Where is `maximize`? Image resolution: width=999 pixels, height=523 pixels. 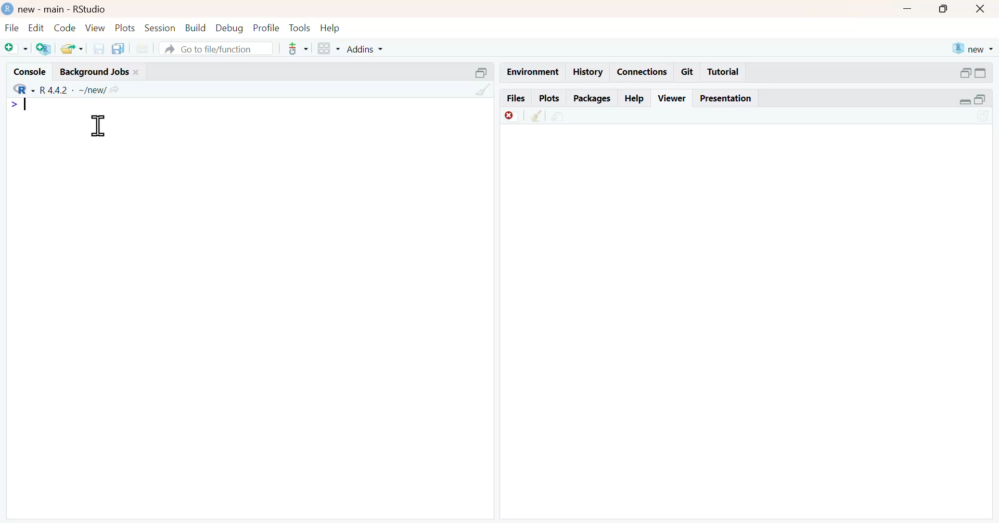
maximize is located at coordinates (946, 8).